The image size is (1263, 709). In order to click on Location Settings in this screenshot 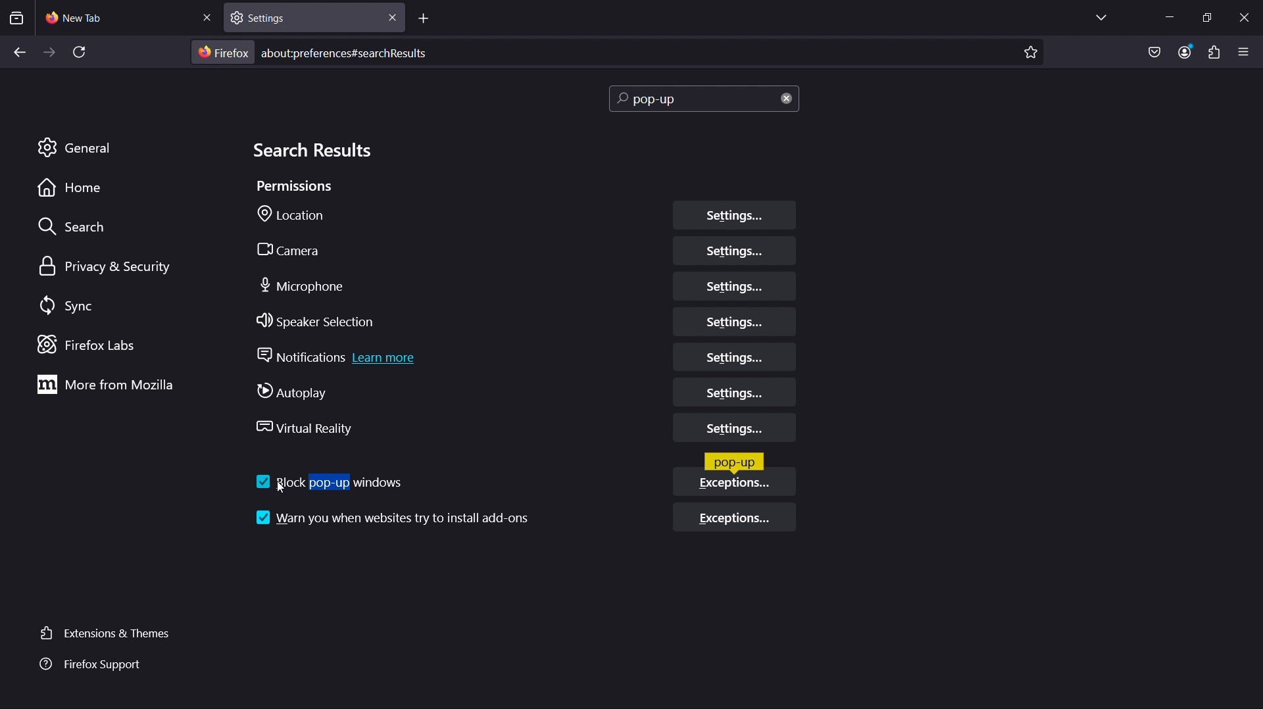, I will do `click(733, 216)`.